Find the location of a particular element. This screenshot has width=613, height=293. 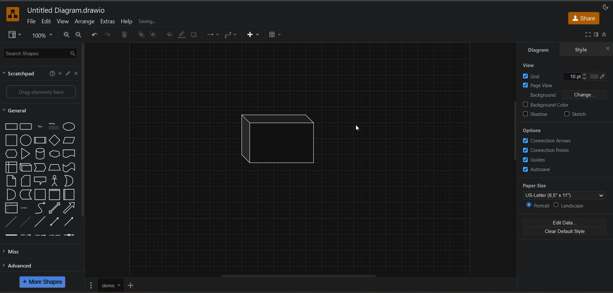

zoom in is located at coordinates (67, 35).